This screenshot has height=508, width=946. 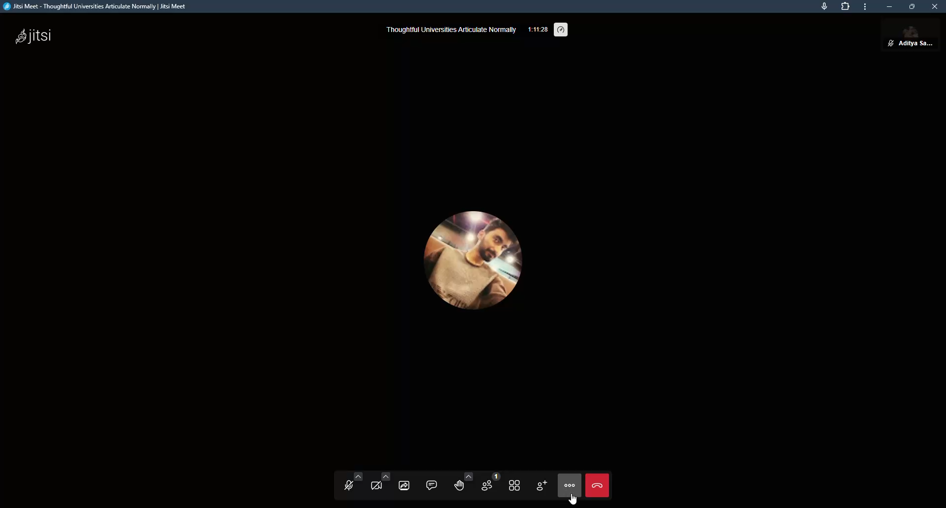 What do you see at coordinates (378, 487) in the screenshot?
I see `start camera` at bounding box center [378, 487].